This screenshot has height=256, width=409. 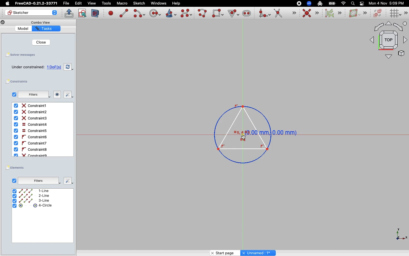 I want to click on Sketcher, so click(x=32, y=13).